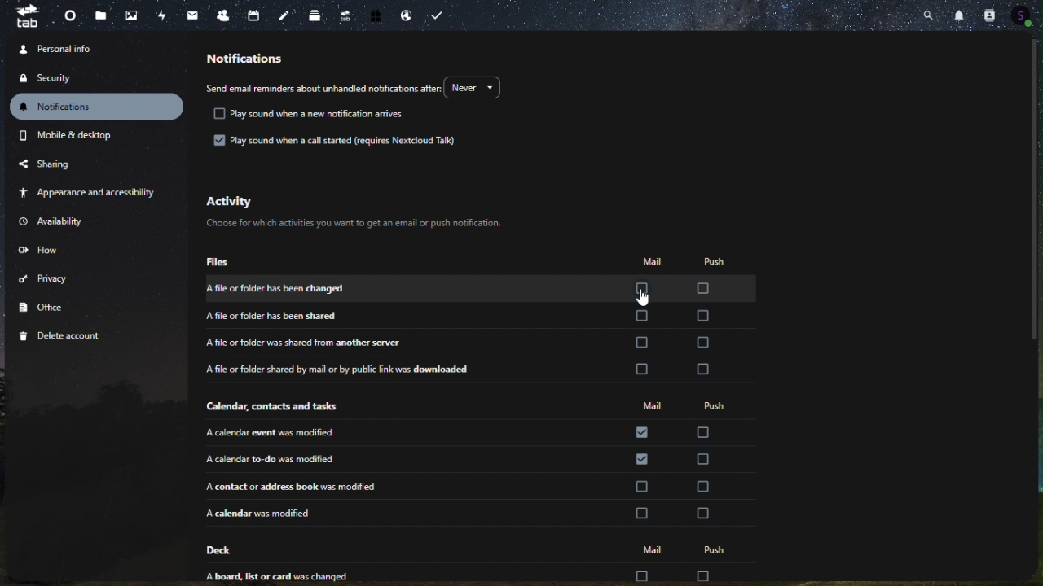 The width and height of the screenshot is (1043, 586). I want to click on check box, so click(704, 514).